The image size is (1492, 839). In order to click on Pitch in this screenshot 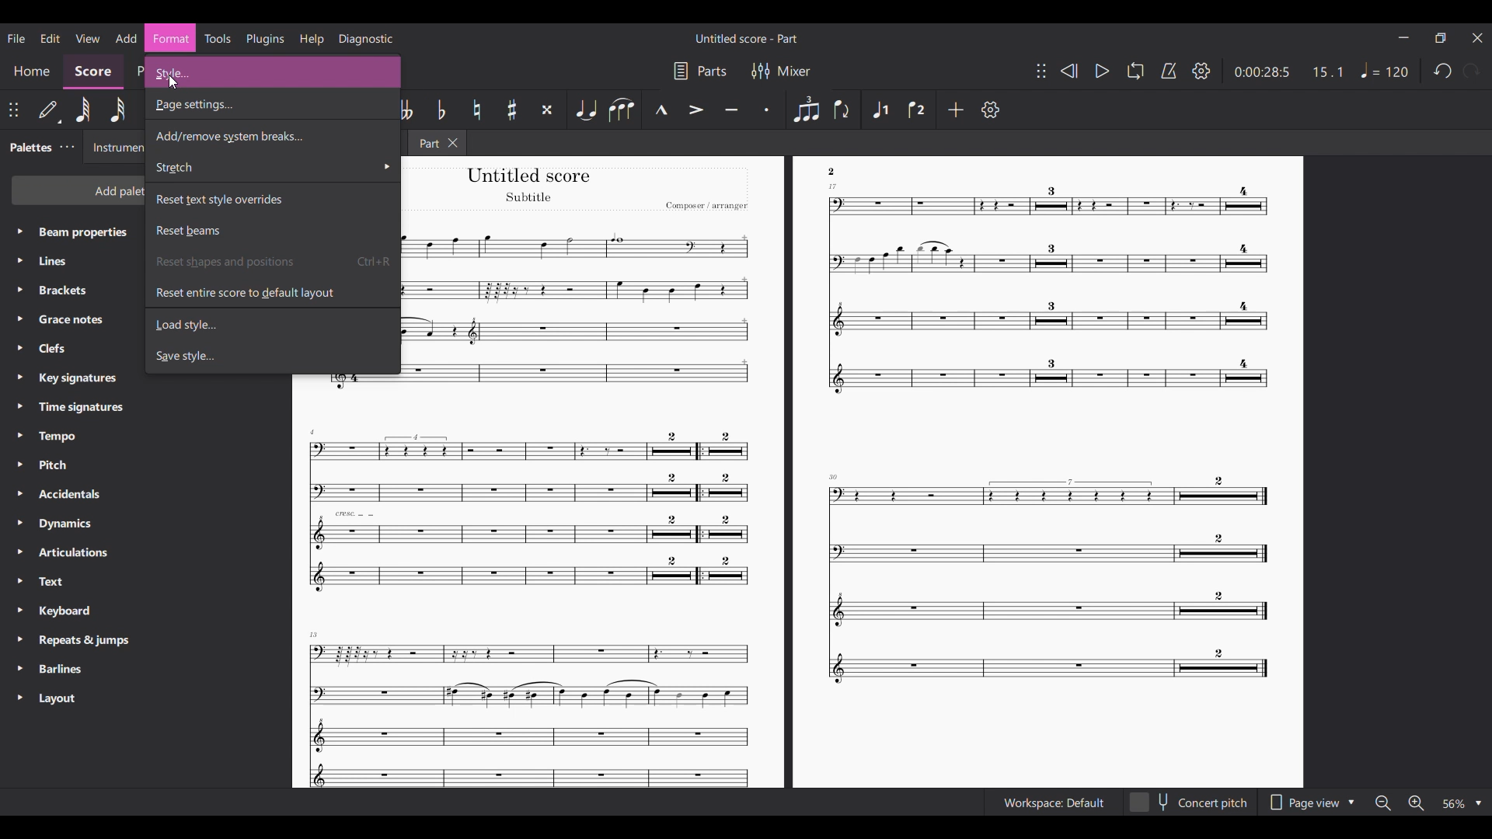, I will do `click(71, 465)`.